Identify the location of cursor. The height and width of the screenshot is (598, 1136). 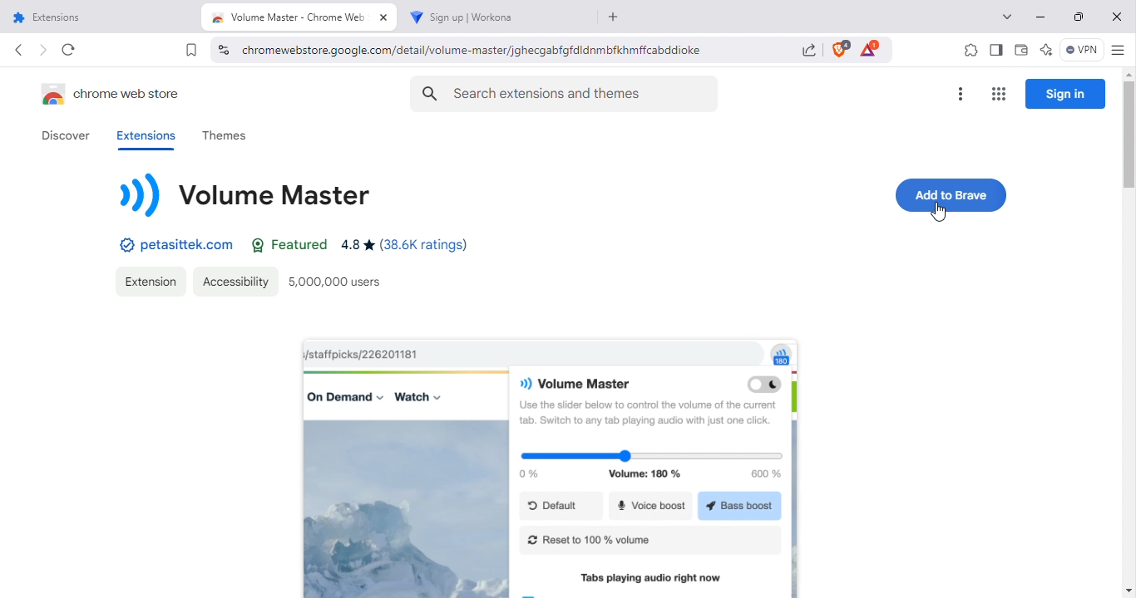
(940, 212).